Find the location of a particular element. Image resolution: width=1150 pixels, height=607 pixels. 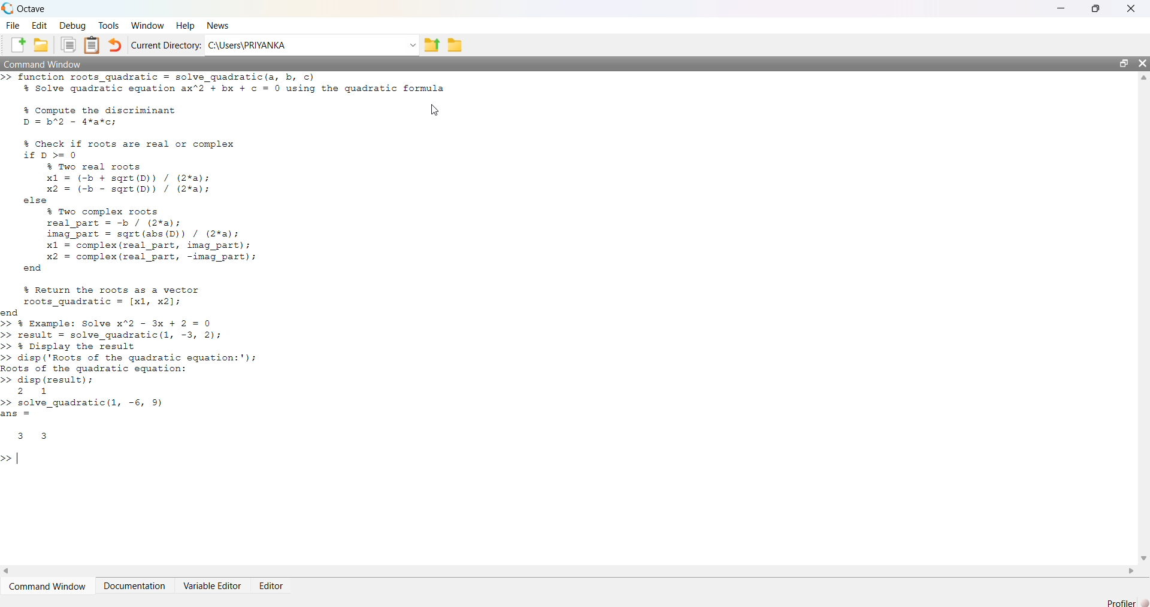

C:/Users/PRIYANKA is located at coordinates (305, 44).